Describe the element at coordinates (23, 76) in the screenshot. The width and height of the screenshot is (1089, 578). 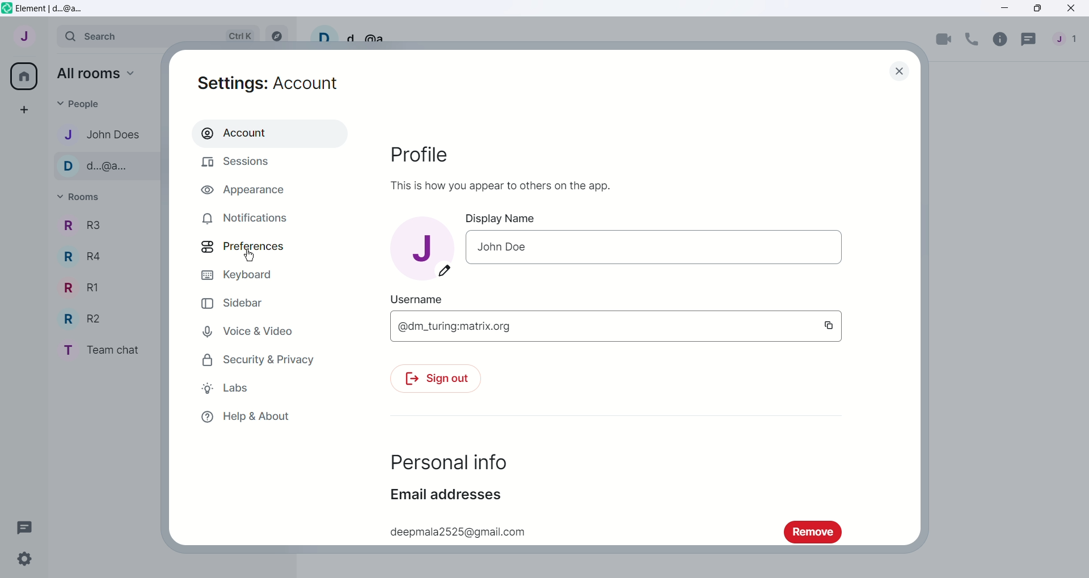
I see `All rooms` at that location.